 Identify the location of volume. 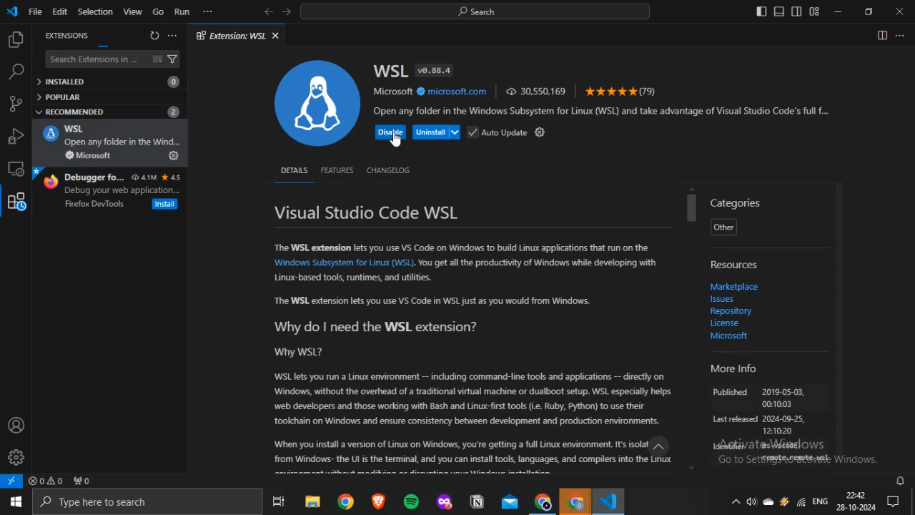
(751, 501).